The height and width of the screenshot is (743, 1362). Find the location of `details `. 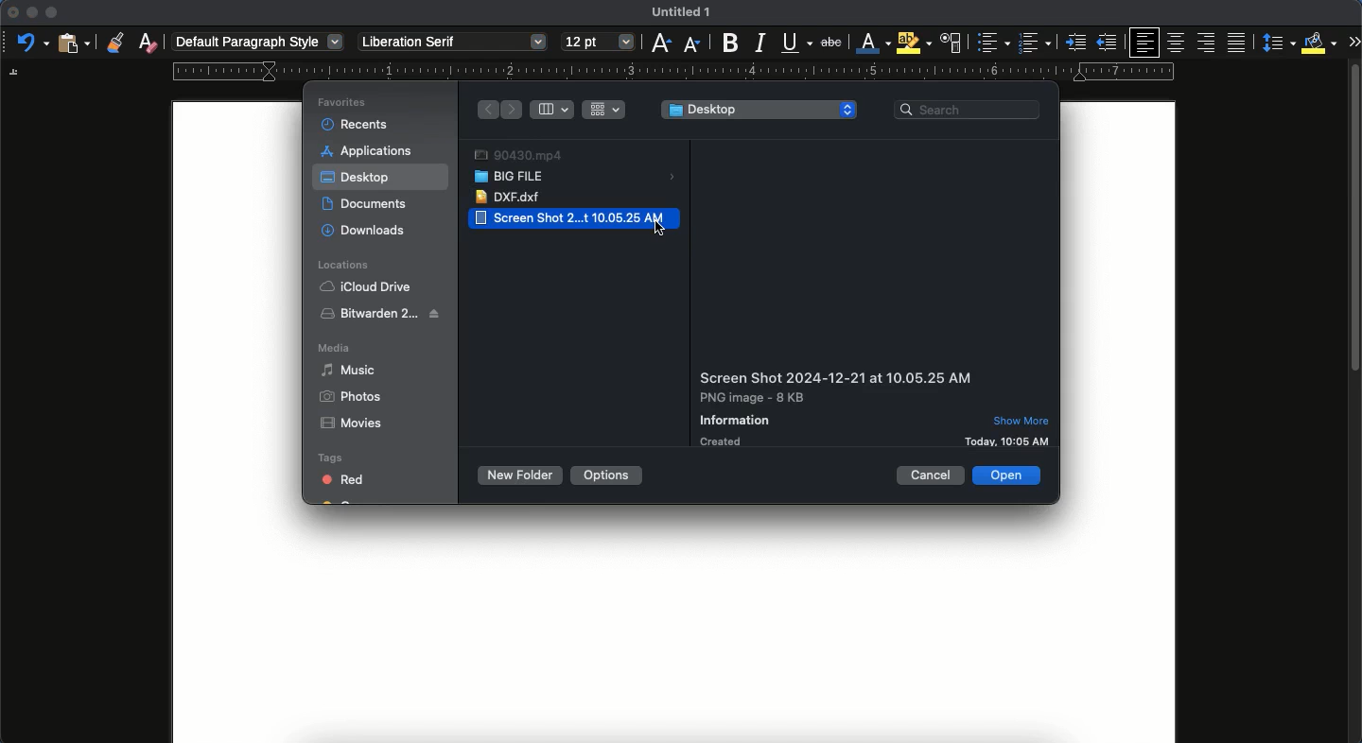

details  is located at coordinates (1010, 441).